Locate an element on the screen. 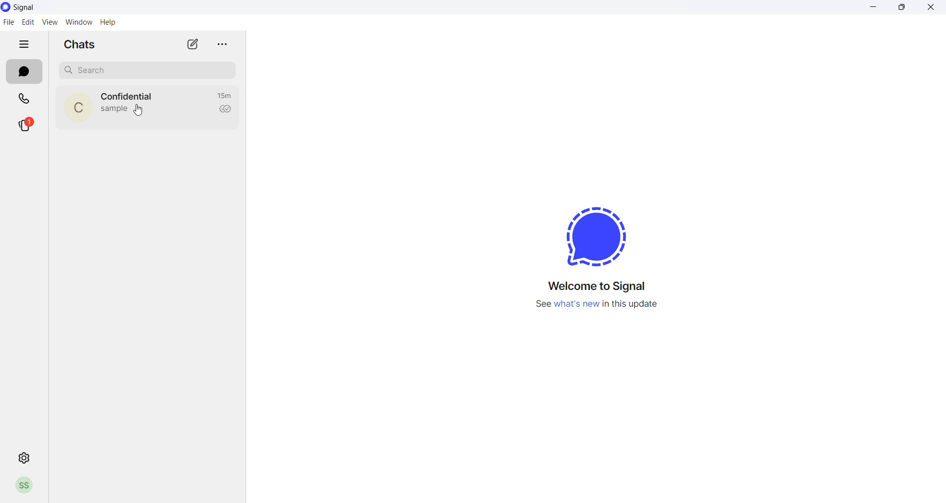 The height and width of the screenshot is (503, 946). minimize is located at coordinates (873, 9).